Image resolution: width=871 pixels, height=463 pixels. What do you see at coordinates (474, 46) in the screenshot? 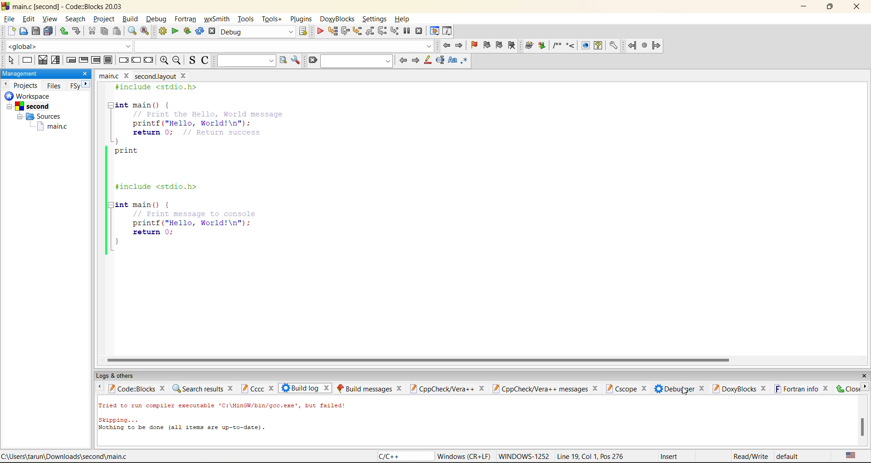
I see `toggle bookmark` at bounding box center [474, 46].